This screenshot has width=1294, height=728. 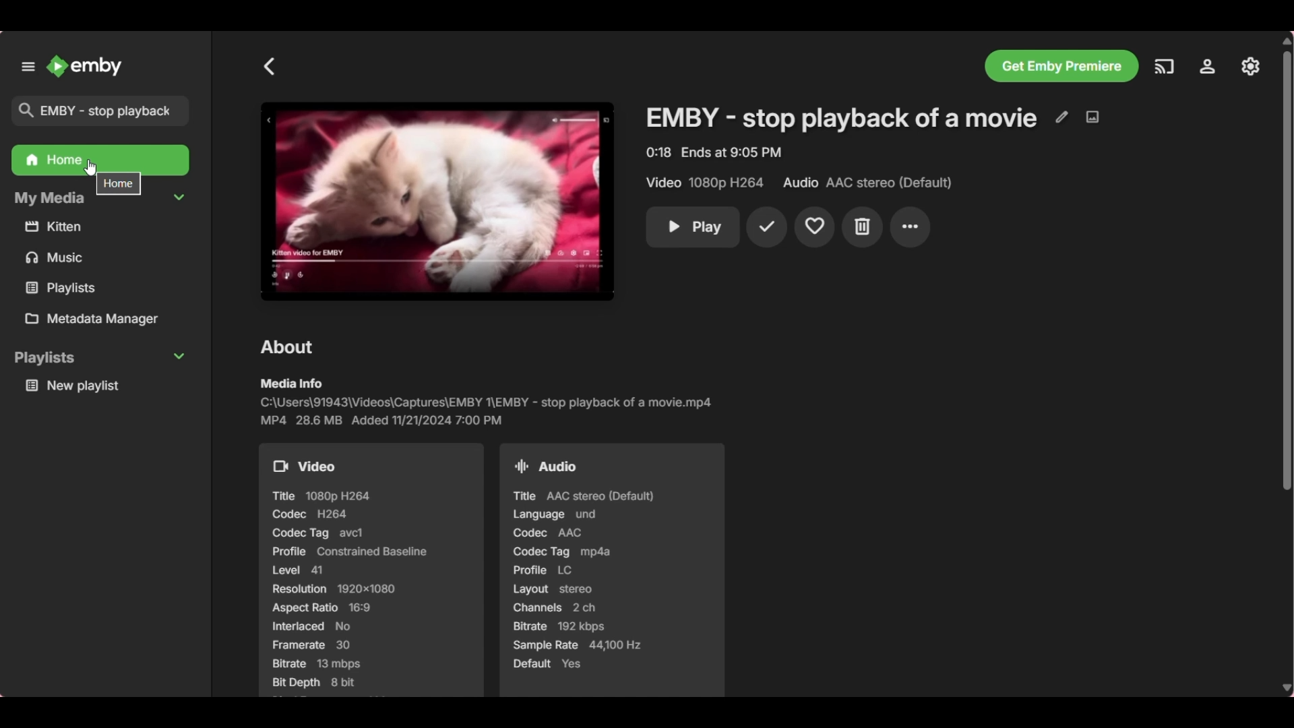 I want to click on C:\Users\91943\Videos\Captures\EMBY T\EMBY - stop playback of a movie.mp4, so click(x=492, y=402).